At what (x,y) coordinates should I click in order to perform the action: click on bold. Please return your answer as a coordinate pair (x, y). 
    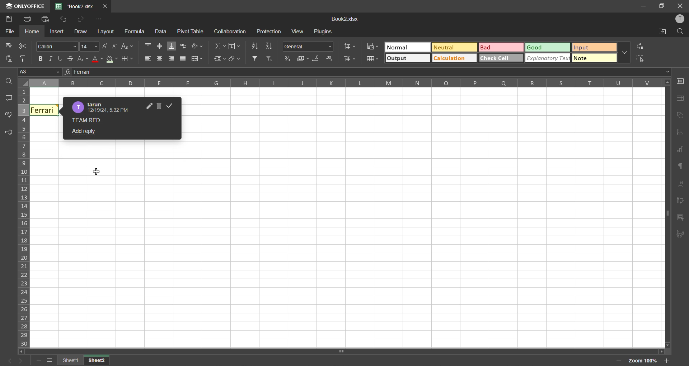
    Looking at the image, I should click on (40, 59).